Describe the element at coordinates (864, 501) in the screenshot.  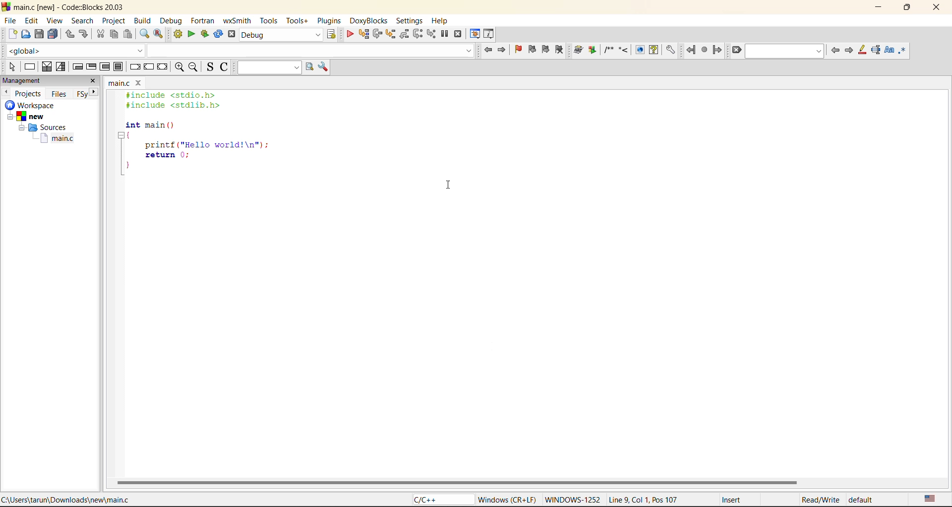
I see `default` at that location.